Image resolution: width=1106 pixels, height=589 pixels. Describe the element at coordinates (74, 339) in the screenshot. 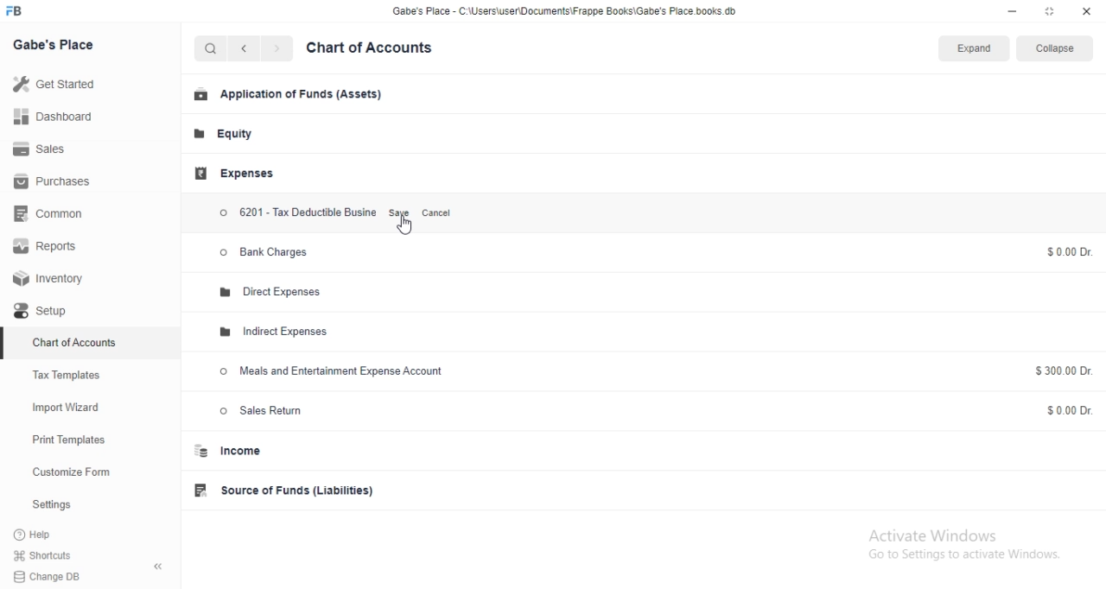

I see `Chart of Accounts.` at that location.